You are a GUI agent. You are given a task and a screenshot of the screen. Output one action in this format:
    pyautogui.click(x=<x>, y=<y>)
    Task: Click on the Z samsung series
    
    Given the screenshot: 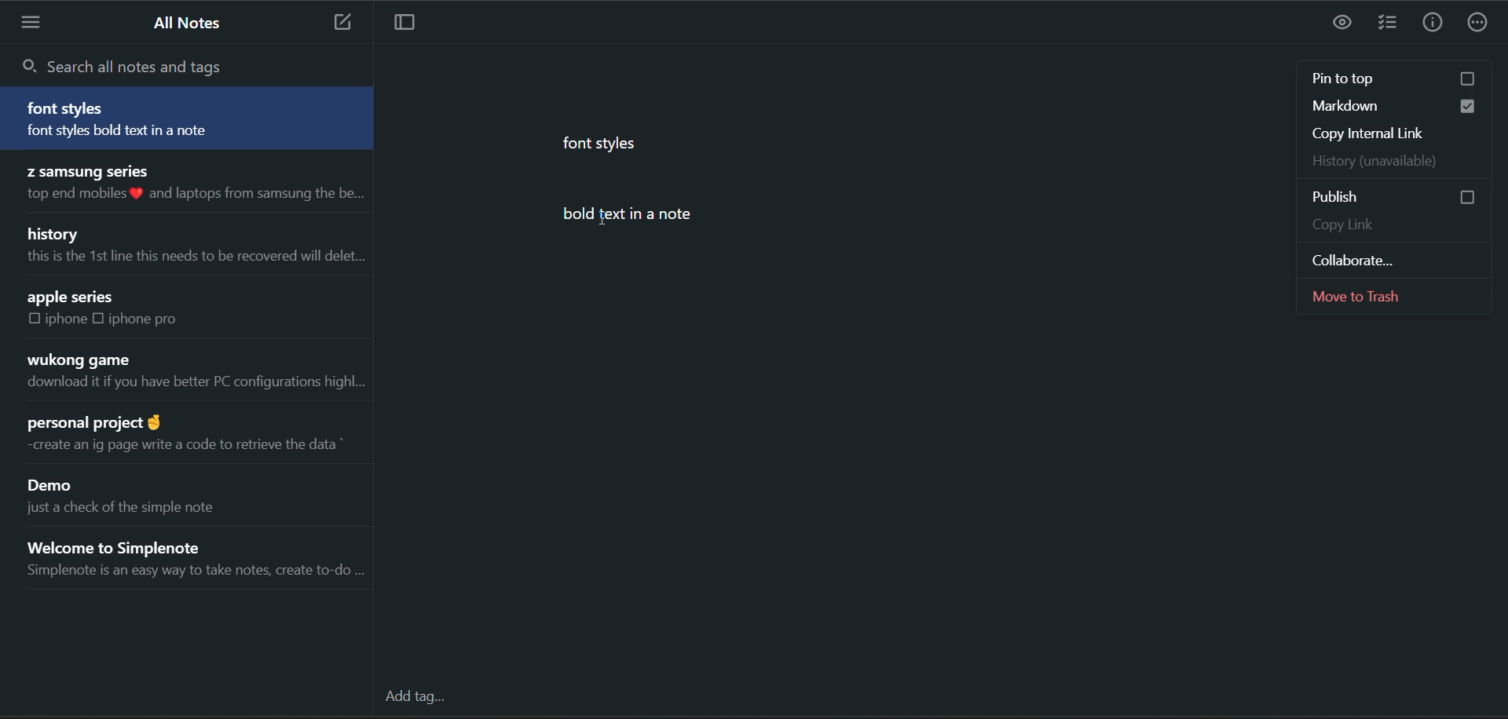 What is the action you would take?
    pyautogui.click(x=86, y=170)
    